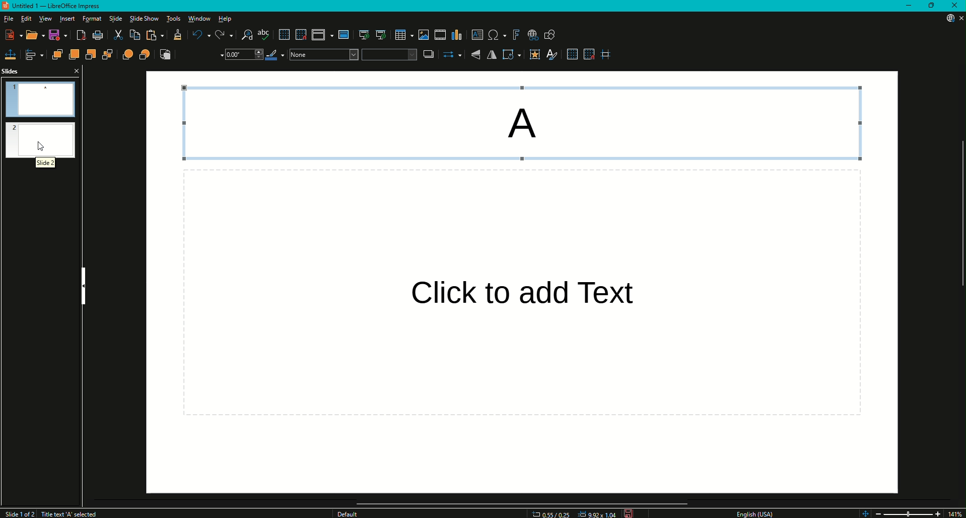  What do you see at coordinates (71, 513) in the screenshot?
I see `Title text A selected` at bounding box center [71, 513].